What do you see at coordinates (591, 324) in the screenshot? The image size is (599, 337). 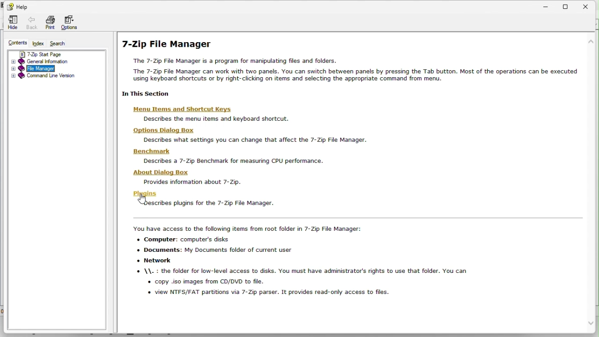 I see `scroll down` at bounding box center [591, 324].